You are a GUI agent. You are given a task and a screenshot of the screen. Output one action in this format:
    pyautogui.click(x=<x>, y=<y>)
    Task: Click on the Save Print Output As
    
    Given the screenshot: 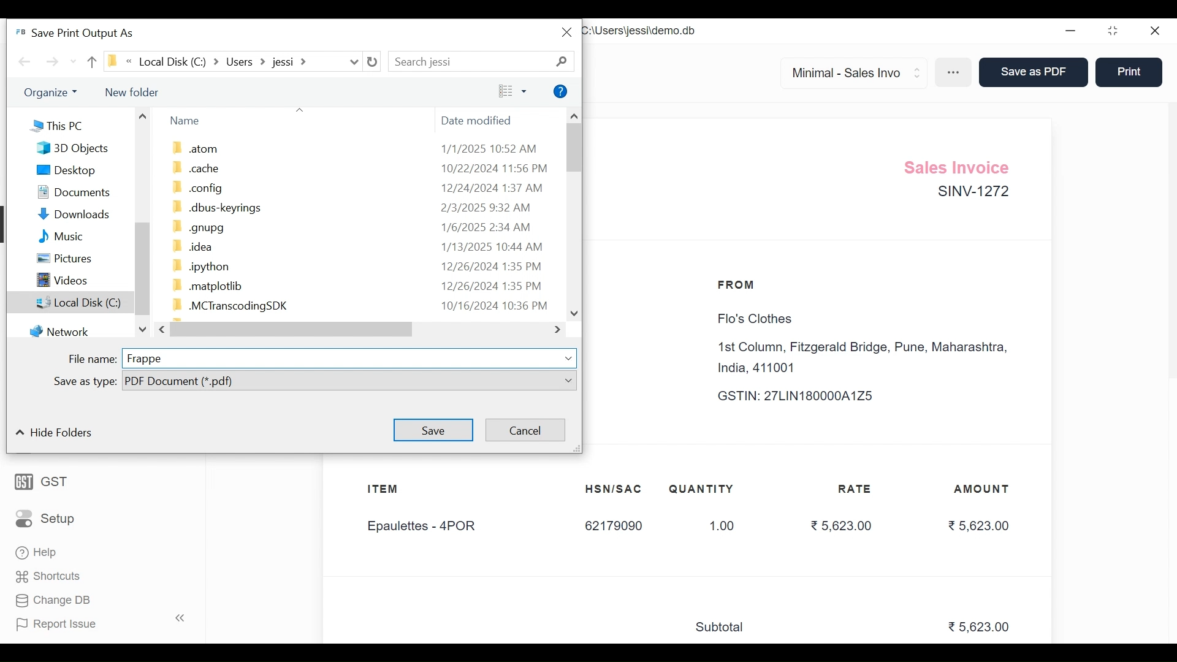 What is the action you would take?
    pyautogui.click(x=78, y=32)
    